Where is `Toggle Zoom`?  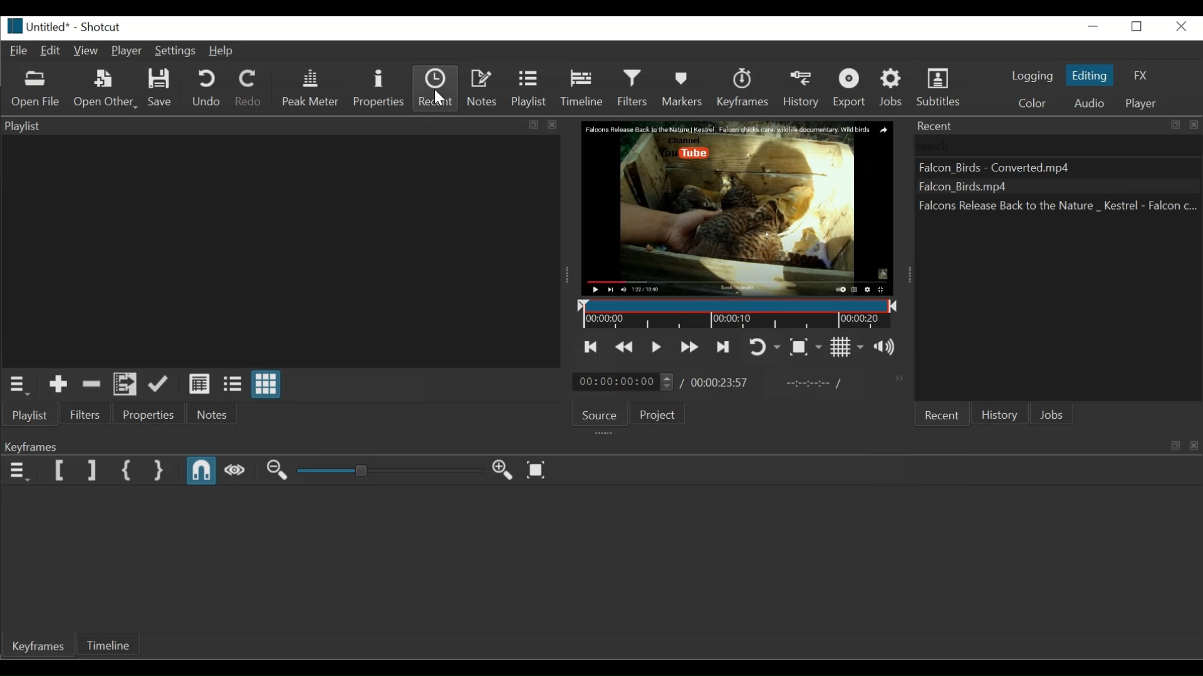
Toggle Zoom is located at coordinates (806, 347).